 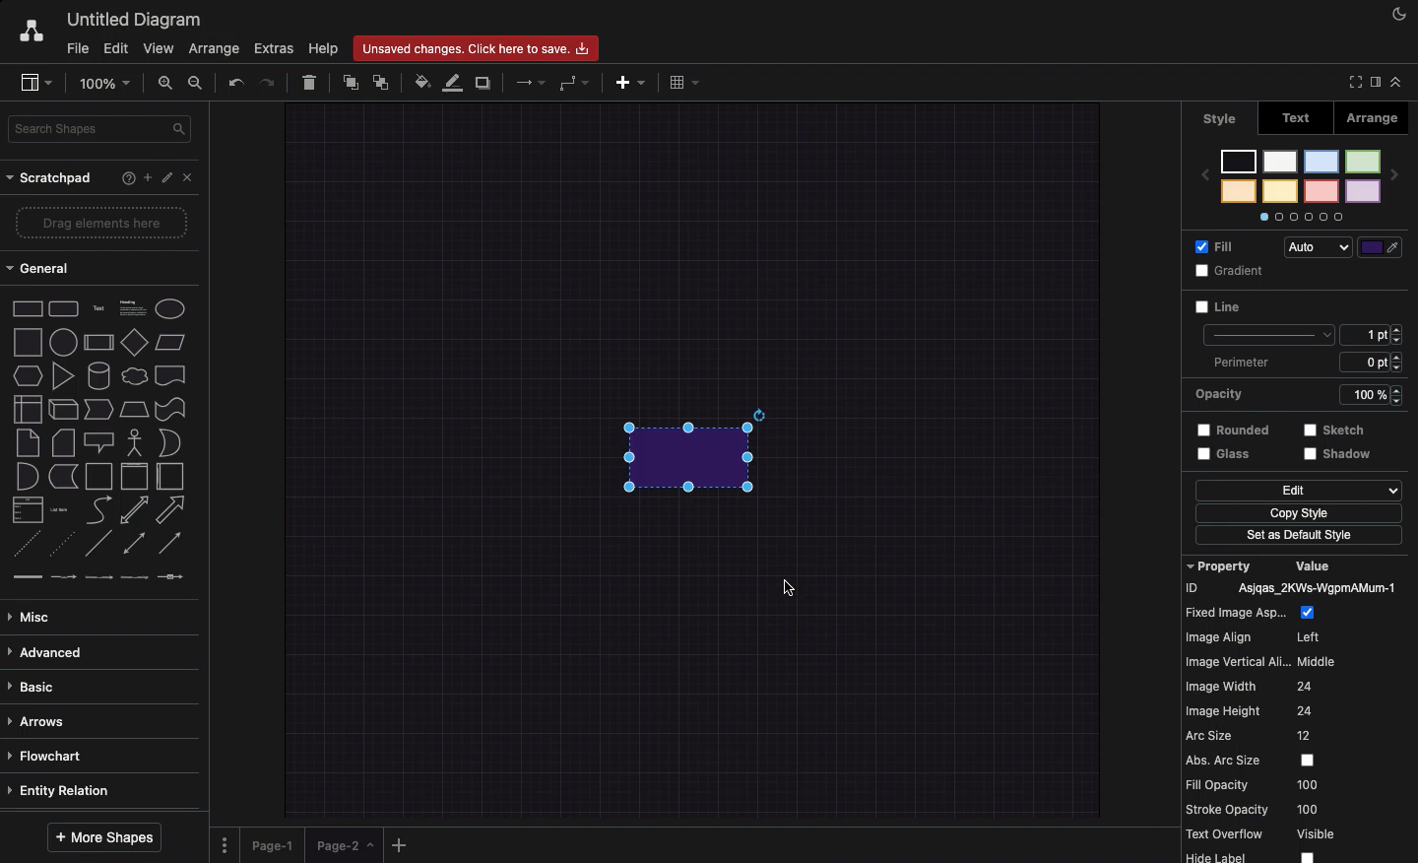 What do you see at coordinates (98, 509) in the screenshot?
I see `curve` at bounding box center [98, 509].